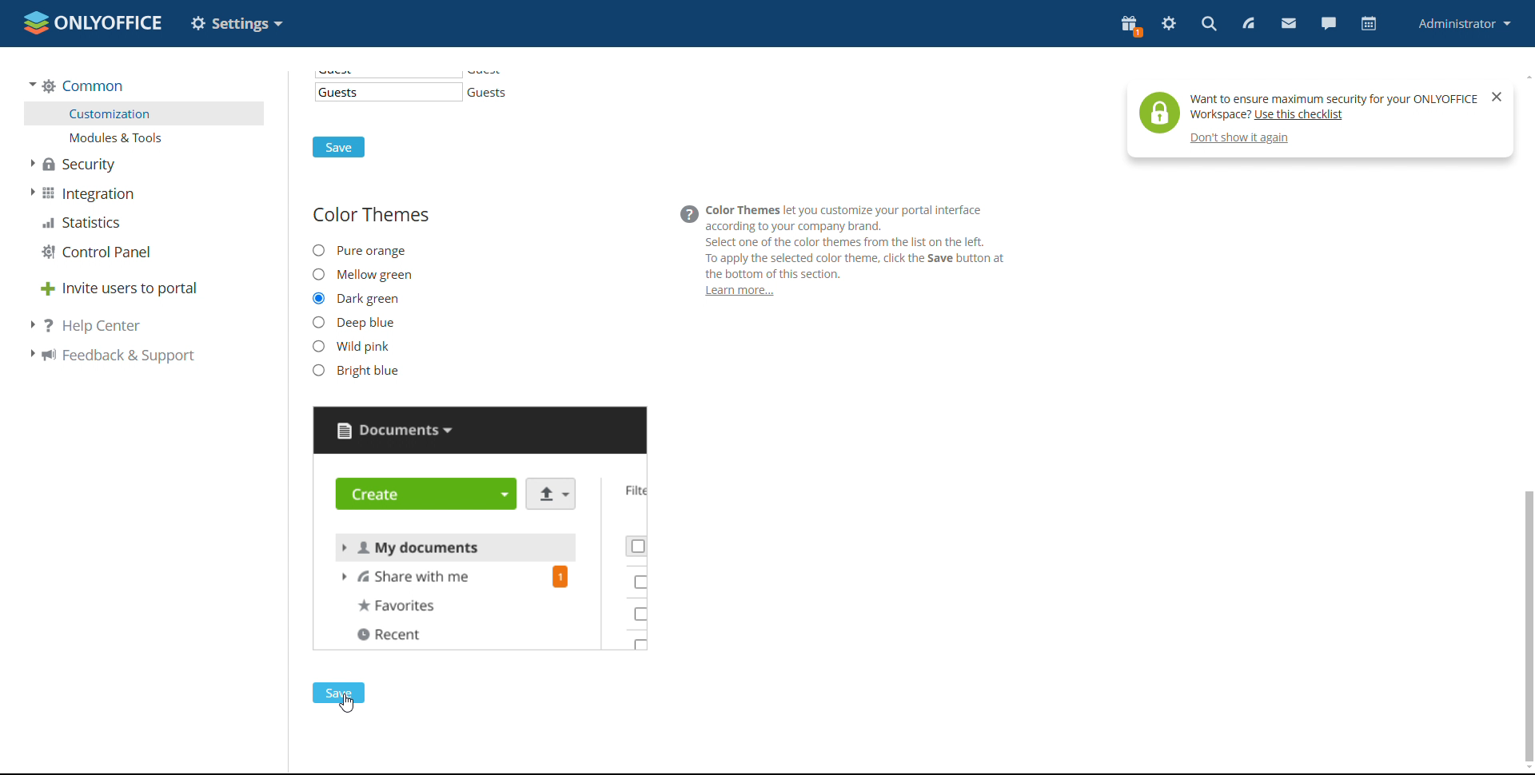  Describe the element at coordinates (338, 148) in the screenshot. I see `save` at that location.